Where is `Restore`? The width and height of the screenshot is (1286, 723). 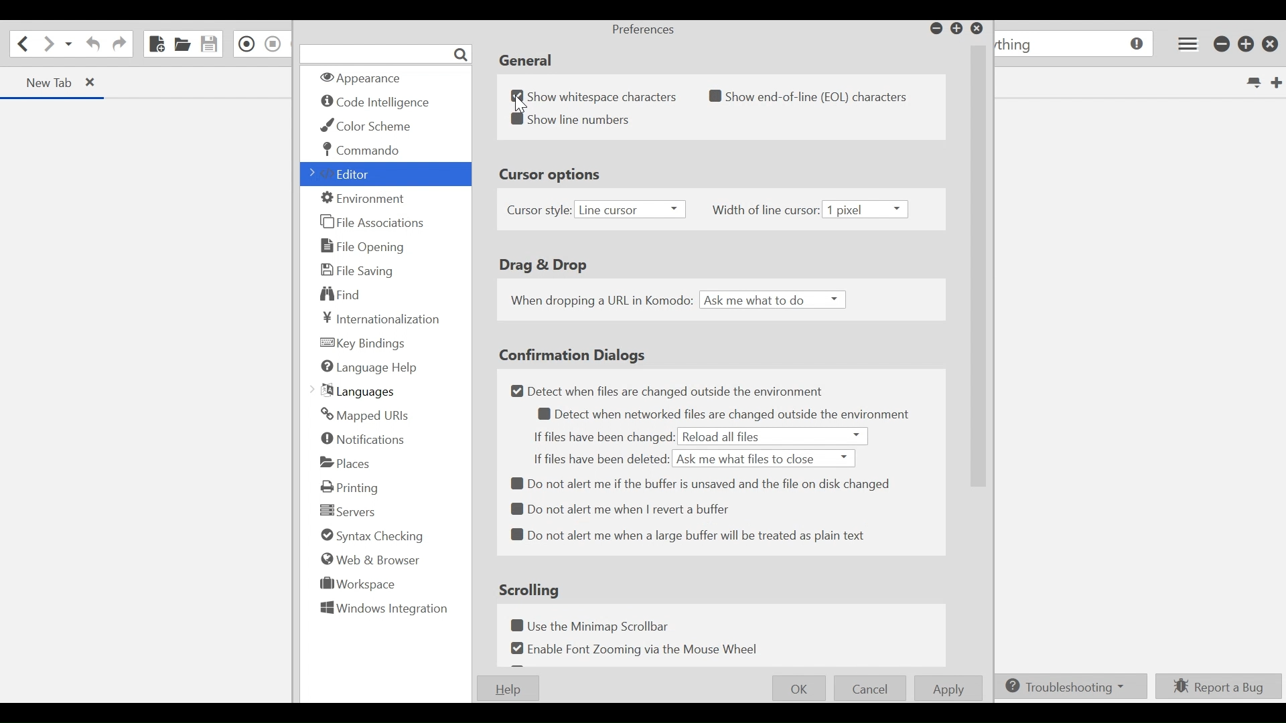
Restore is located at coordinates (1246, 44).